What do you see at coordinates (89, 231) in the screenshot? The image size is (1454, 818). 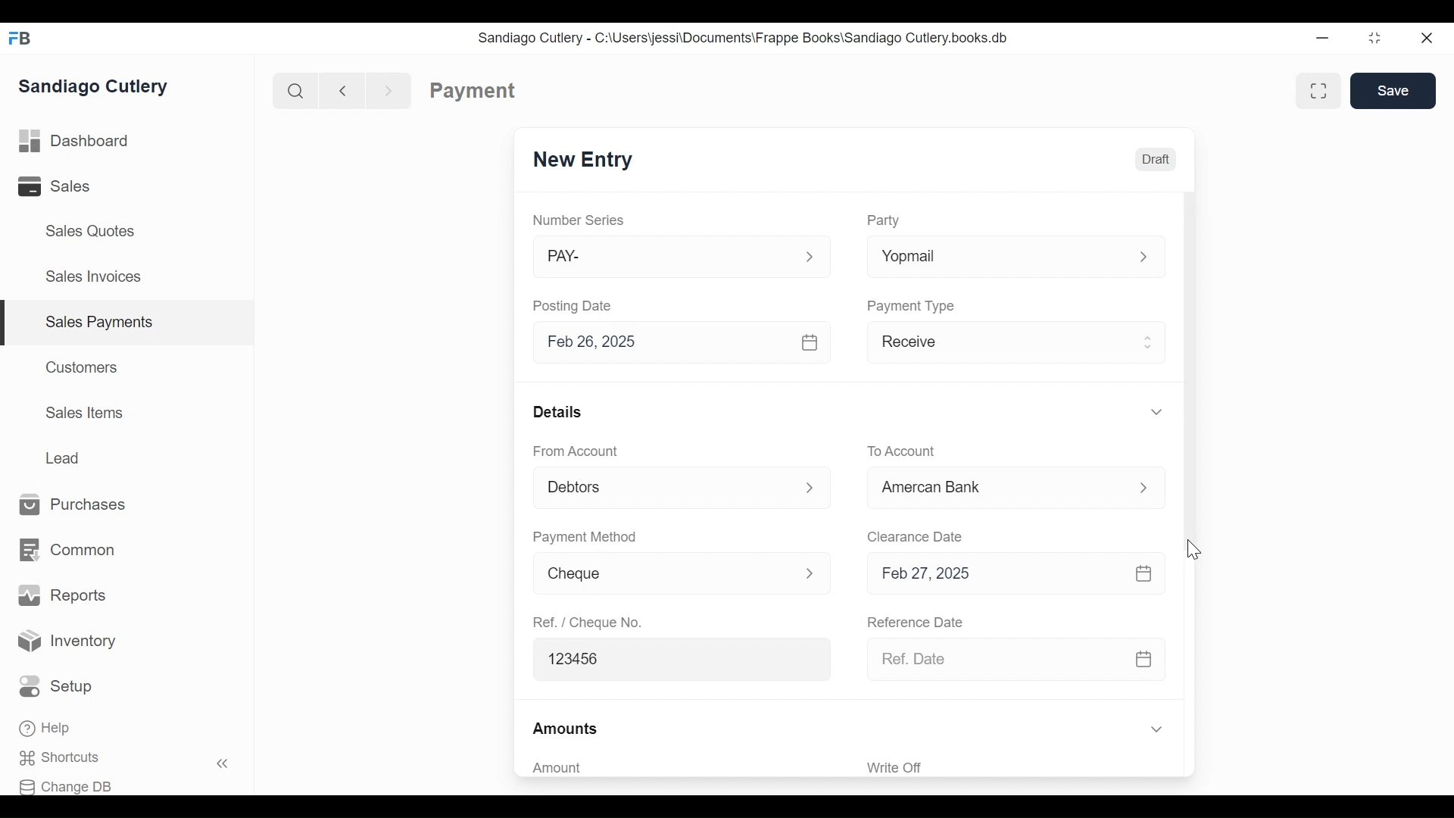 I see `Sales Quotes` at bounding box center [89, 231].